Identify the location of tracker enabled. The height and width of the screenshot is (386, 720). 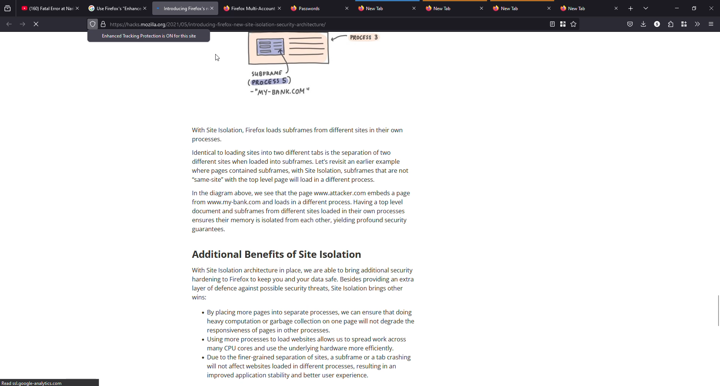
(93, 24).